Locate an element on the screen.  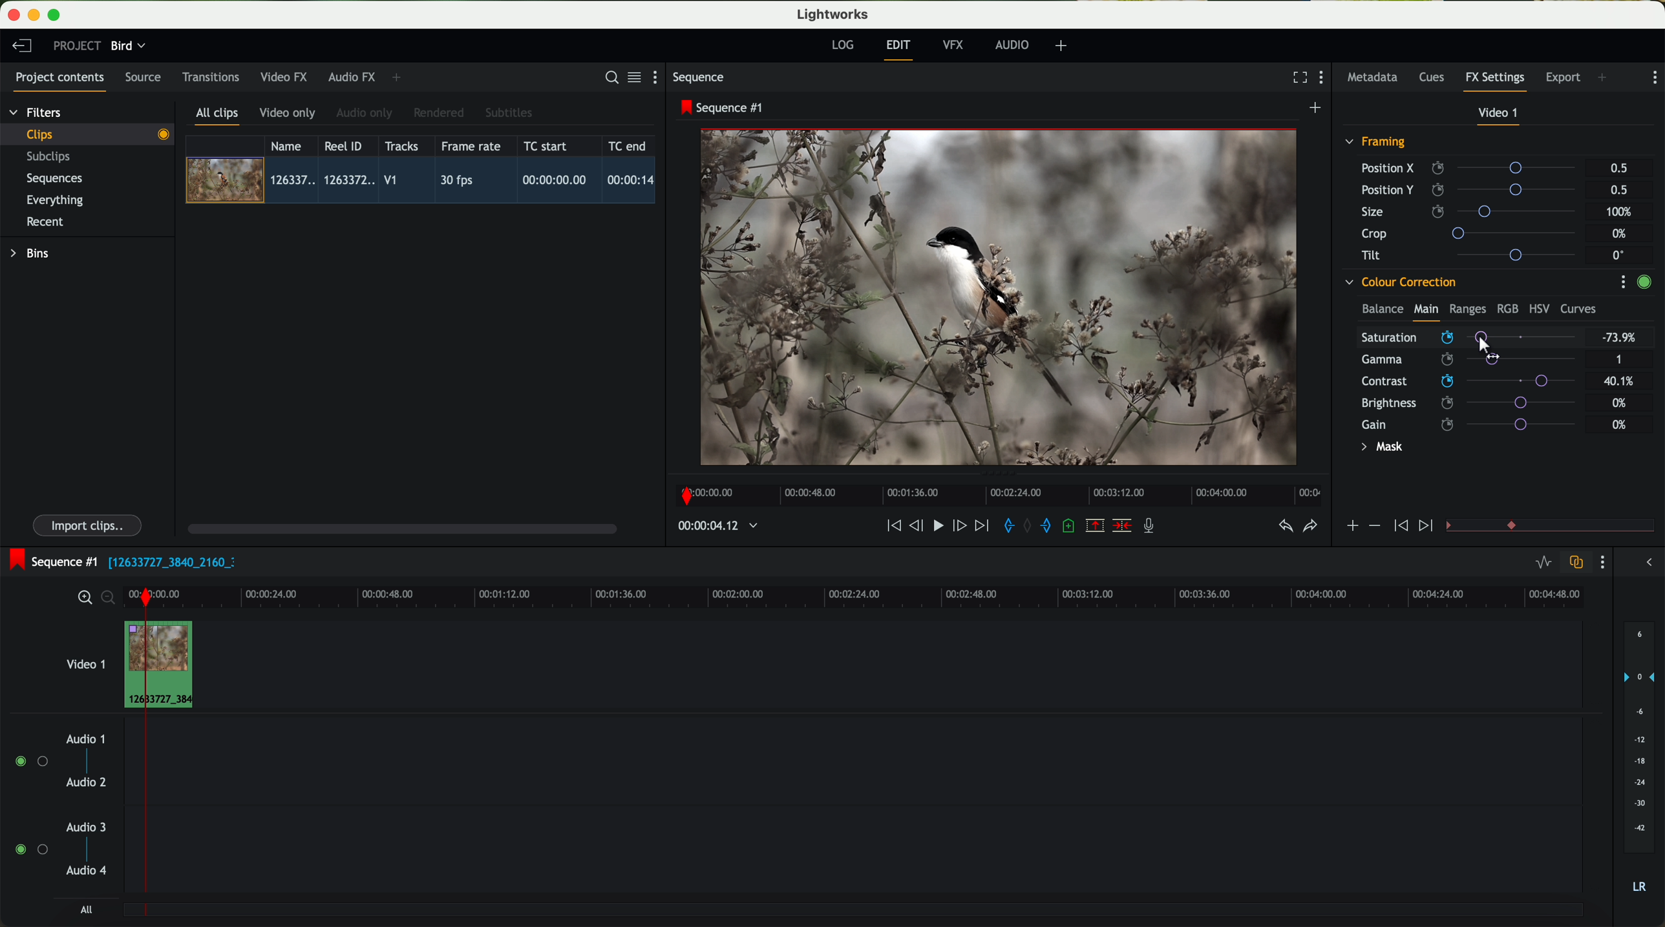
0.5 is located at coordinates (1618, 189).